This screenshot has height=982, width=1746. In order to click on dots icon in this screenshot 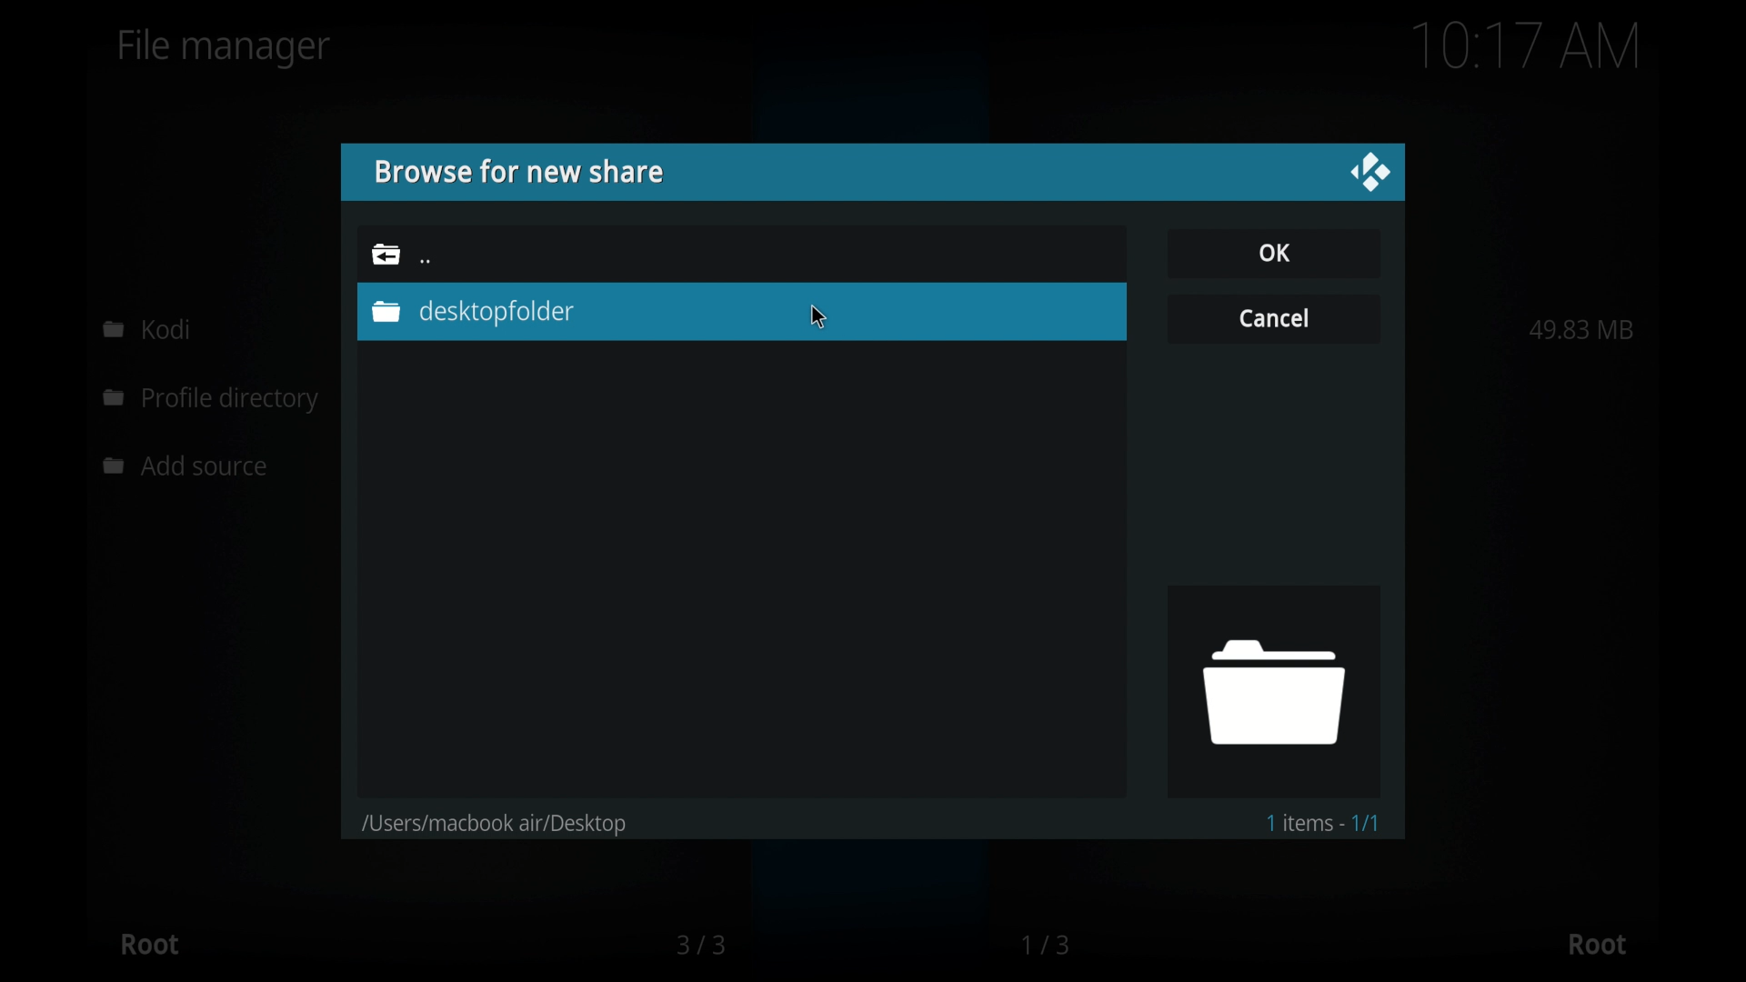, I will do `click(426, 262)`.